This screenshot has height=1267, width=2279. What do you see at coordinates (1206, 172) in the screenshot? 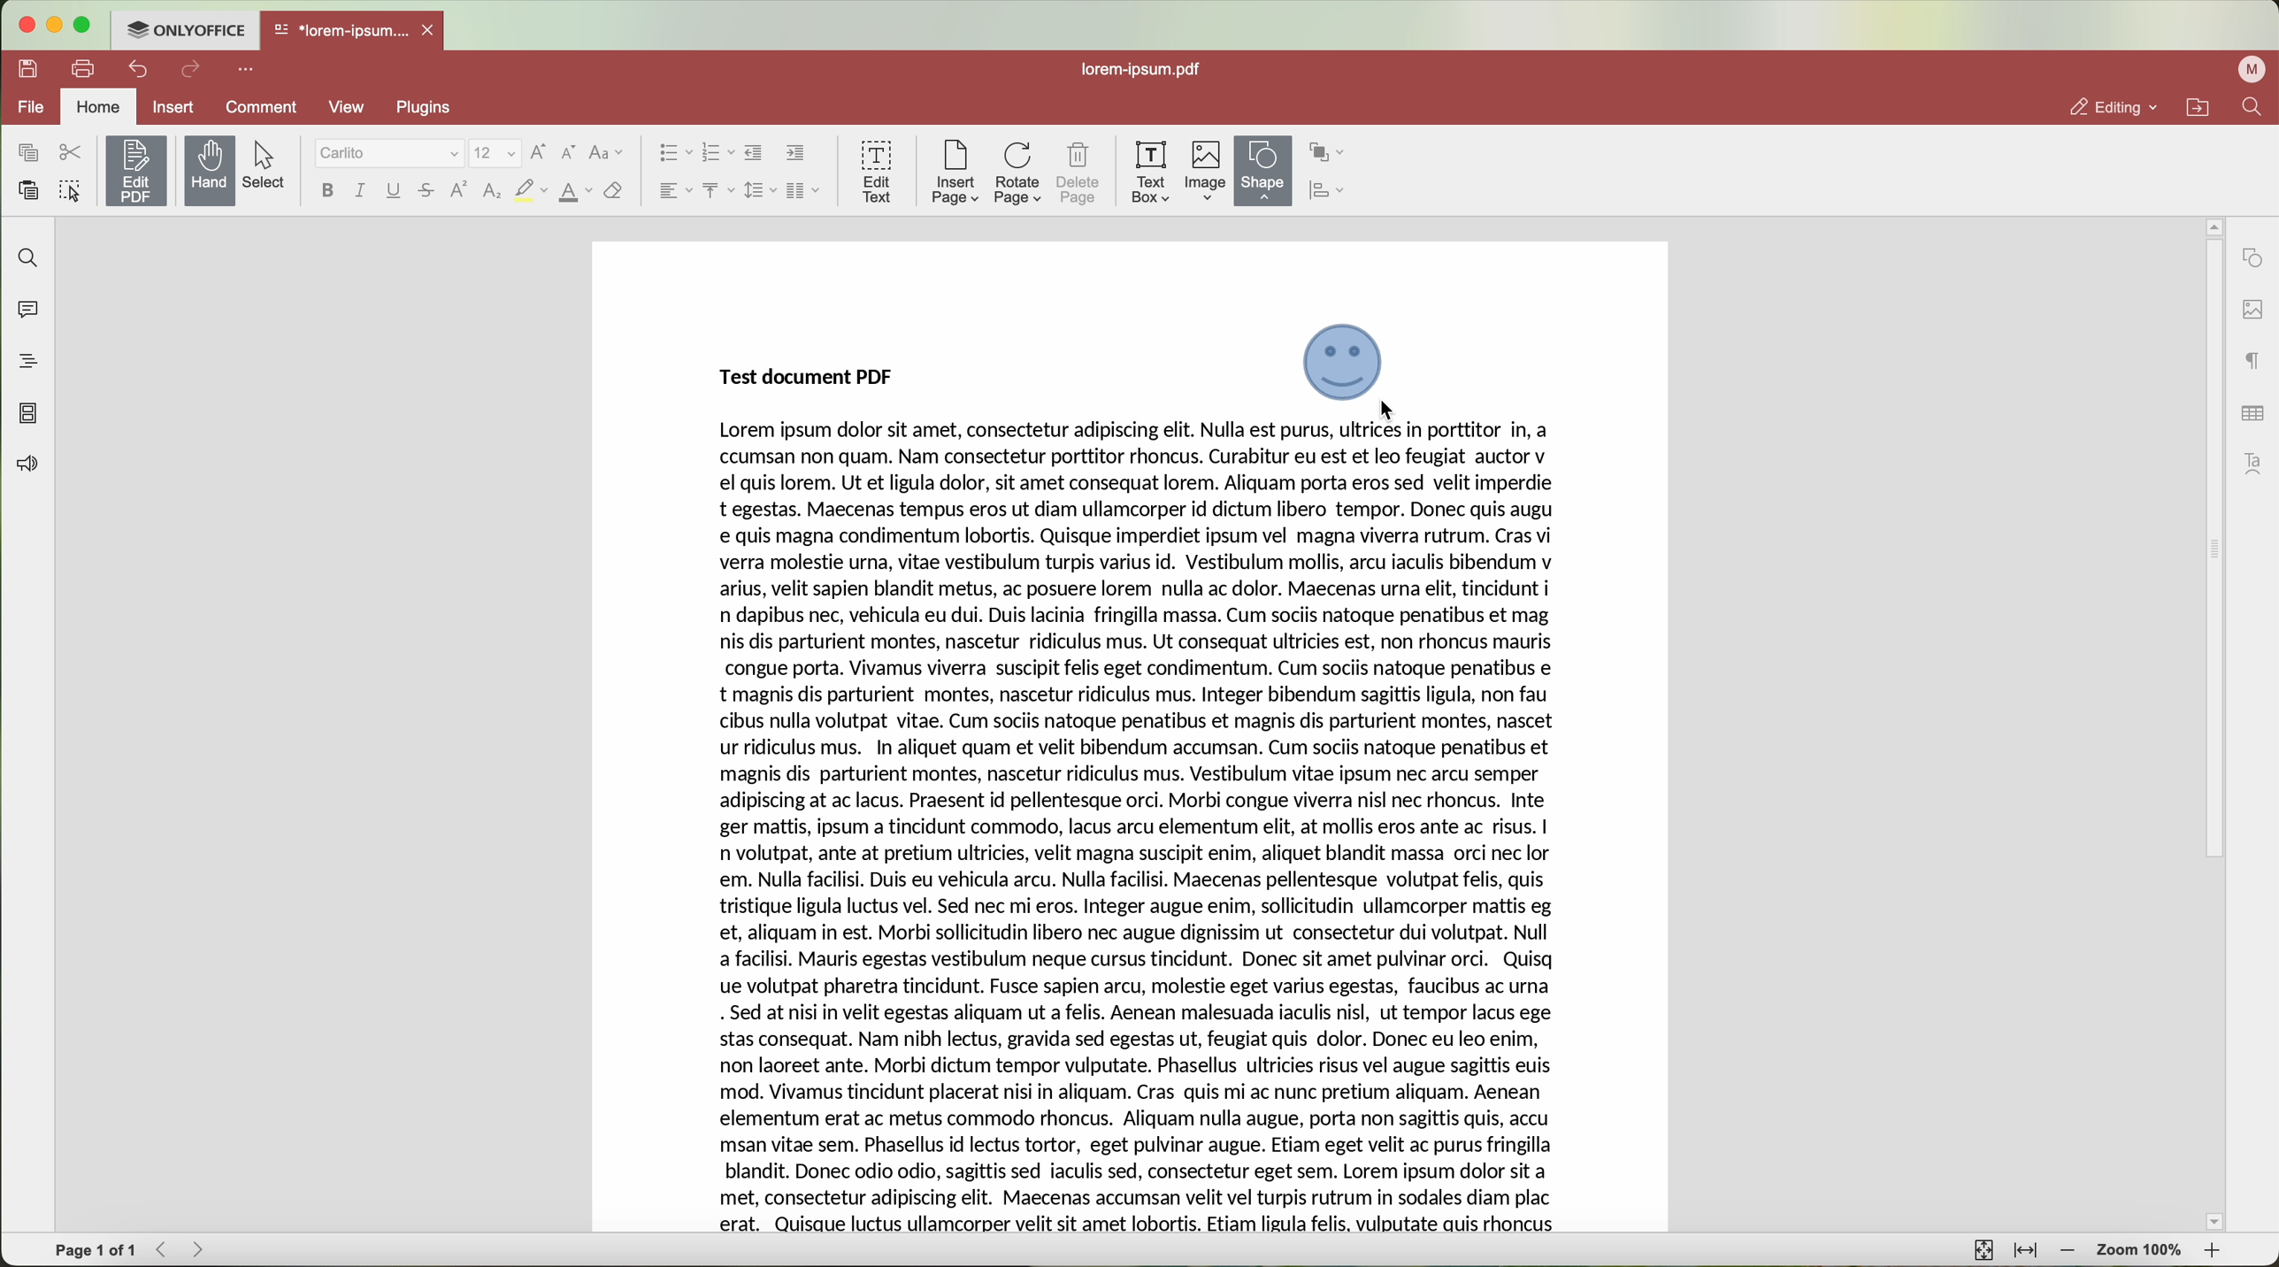
I see `image` at bounding box center [1206, 172].